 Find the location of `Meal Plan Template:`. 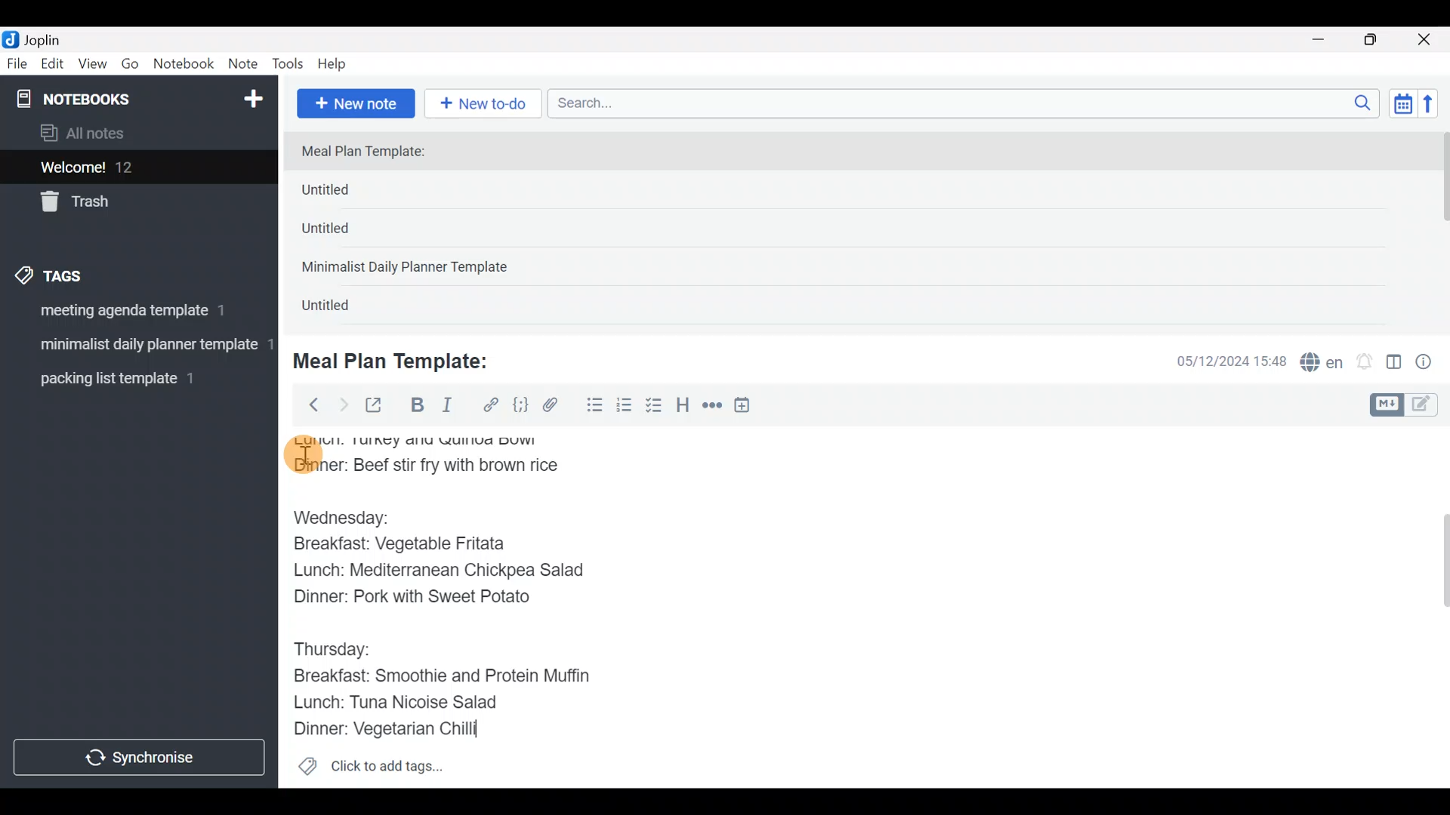

Meal Plan Template: is located at coordinates (372, 152).